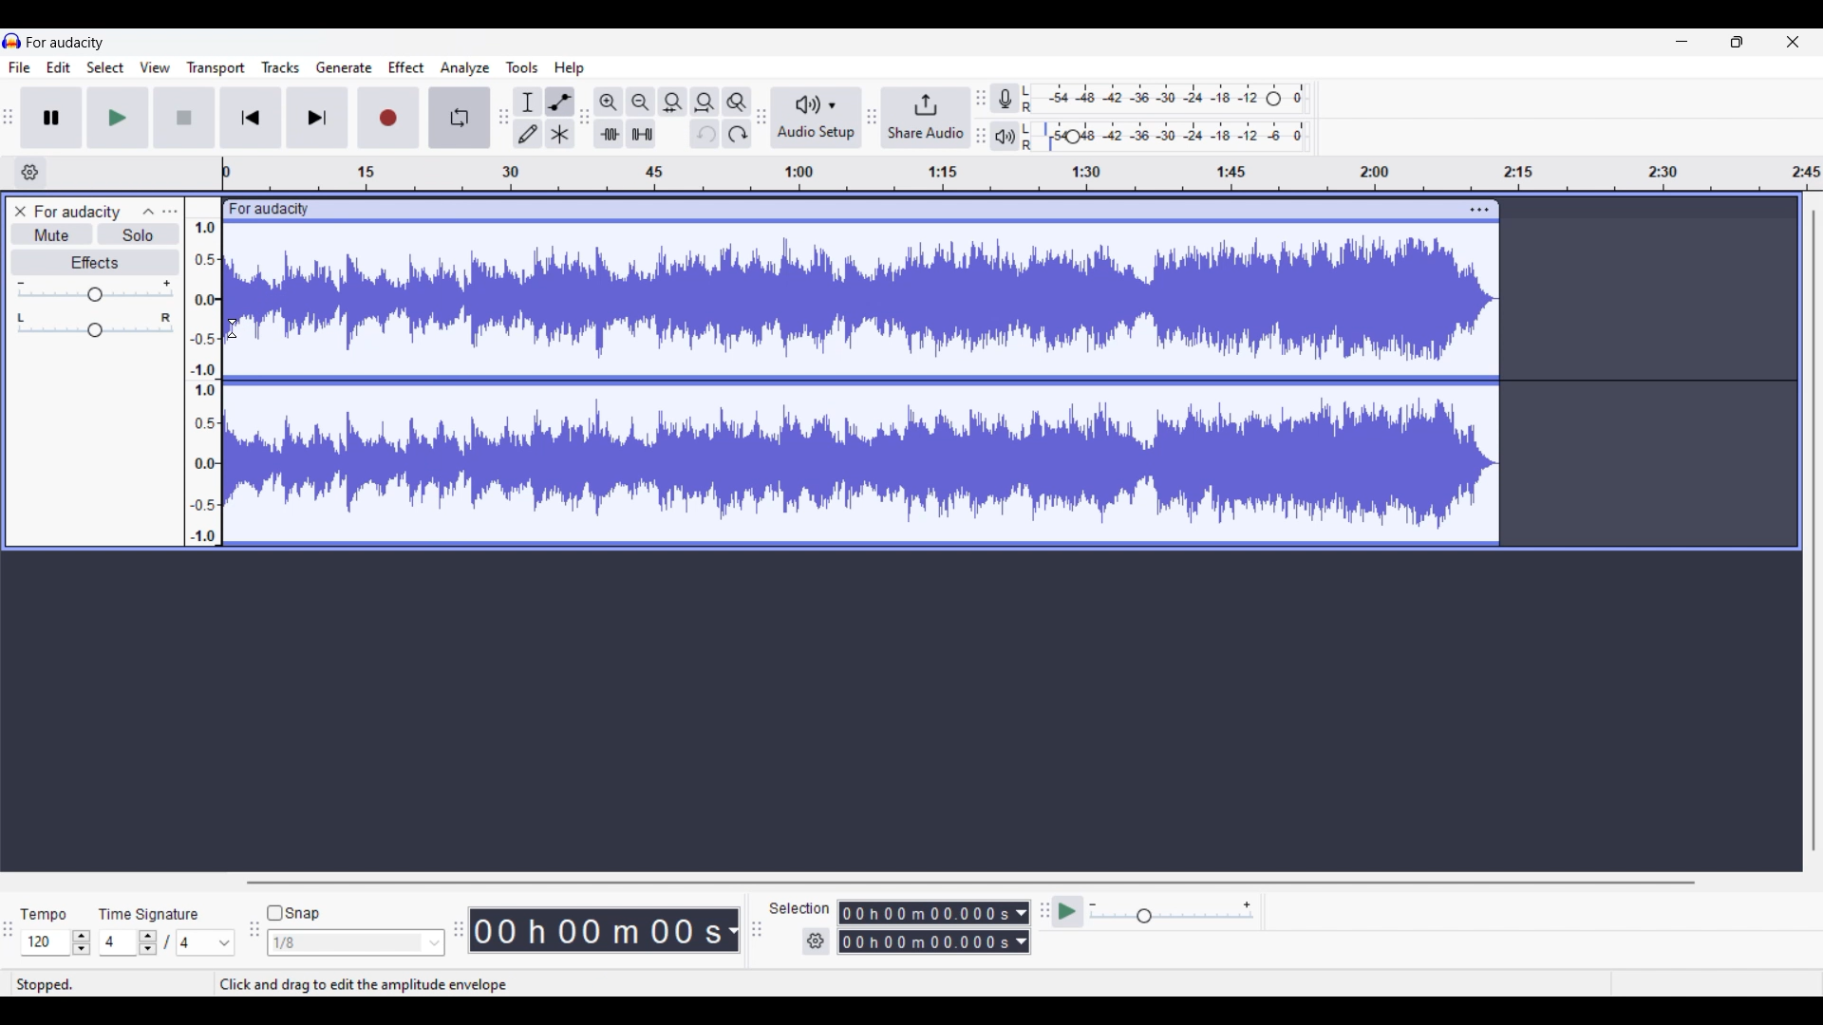  I want to click on Skip/Select to end, so click(318, 118).